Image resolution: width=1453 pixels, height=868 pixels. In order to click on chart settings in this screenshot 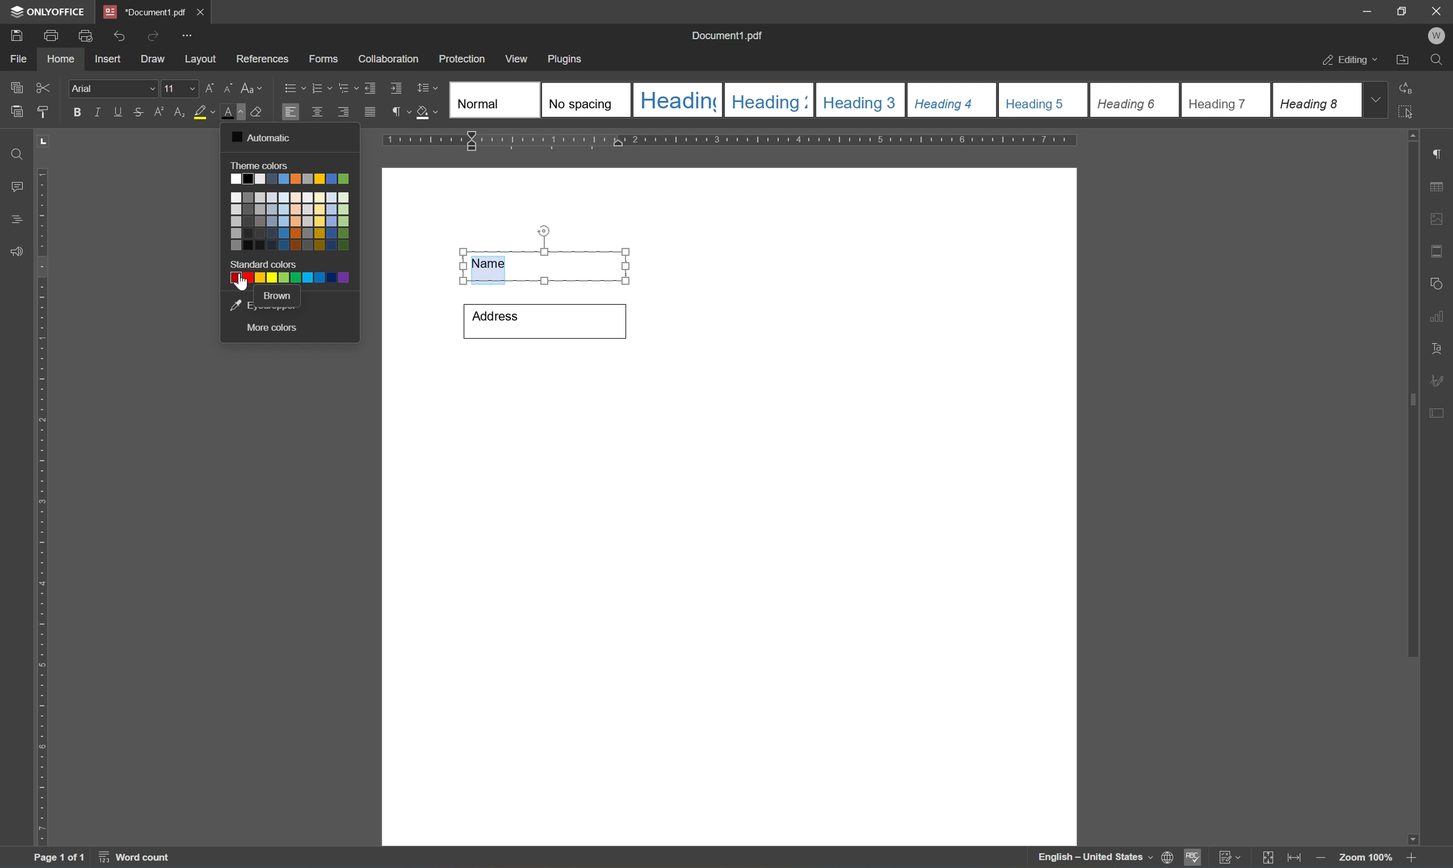, I will do `click(1440, 317)`.